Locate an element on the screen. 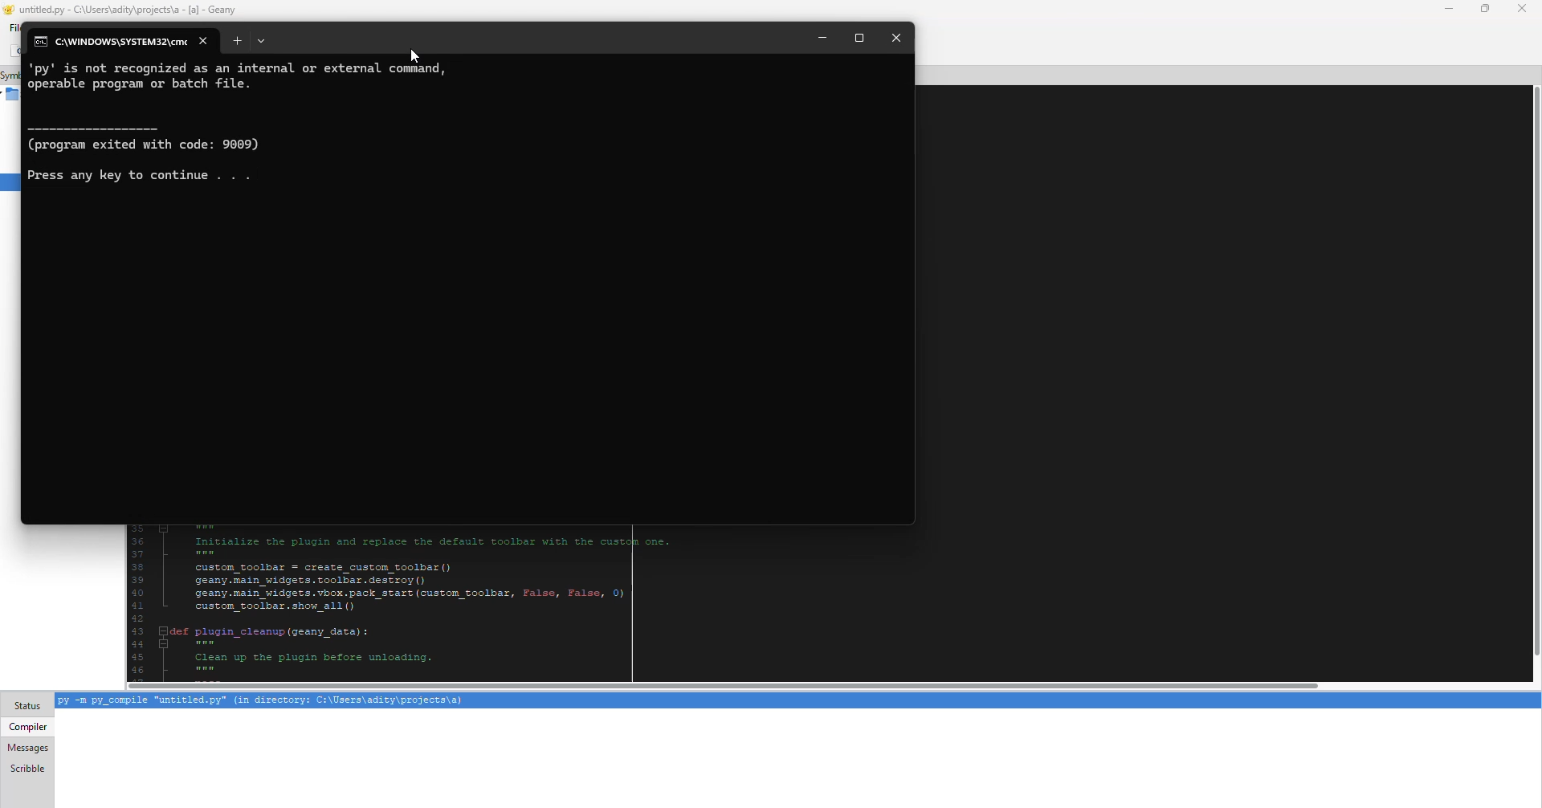 The height and width of the screenshot is (808, 1542). info is located at coordinates (157, 138).